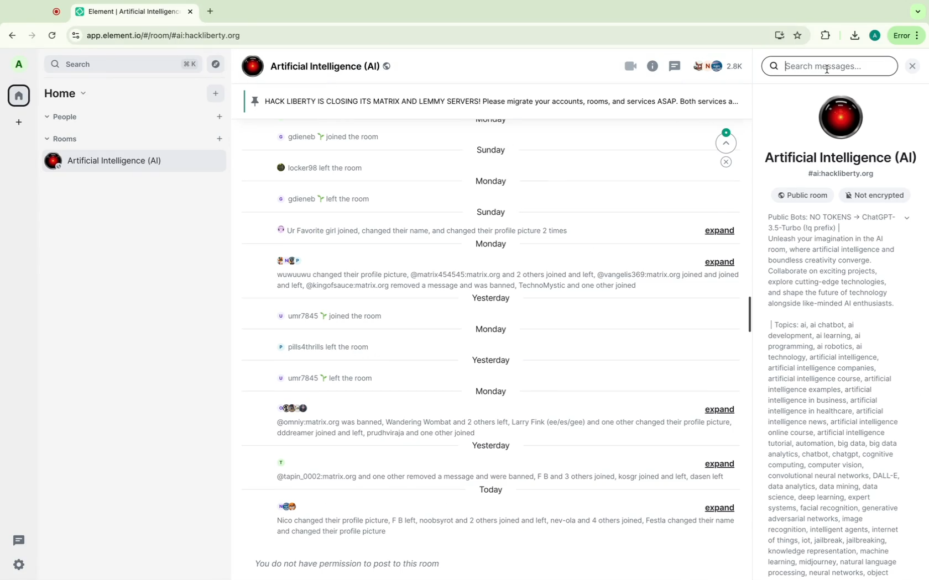  I want to click on url, so click(843, 175).